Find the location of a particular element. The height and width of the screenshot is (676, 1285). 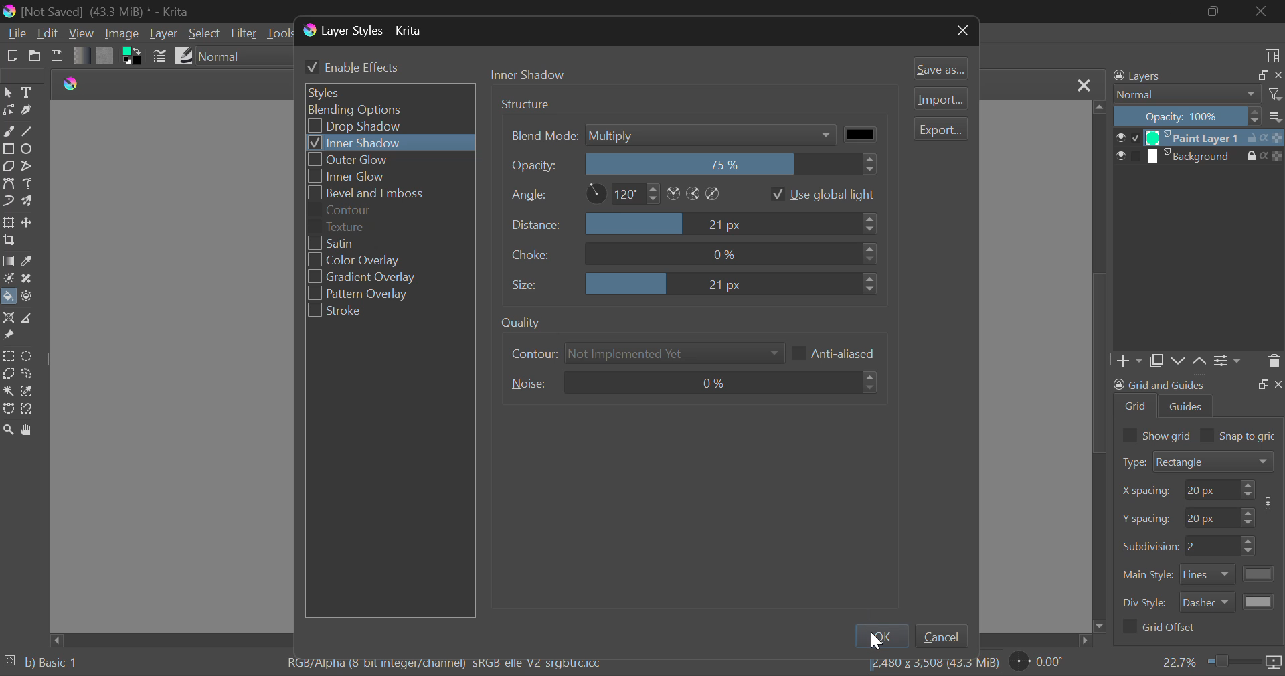

Enable Effects is located at coordinates (361, 67).